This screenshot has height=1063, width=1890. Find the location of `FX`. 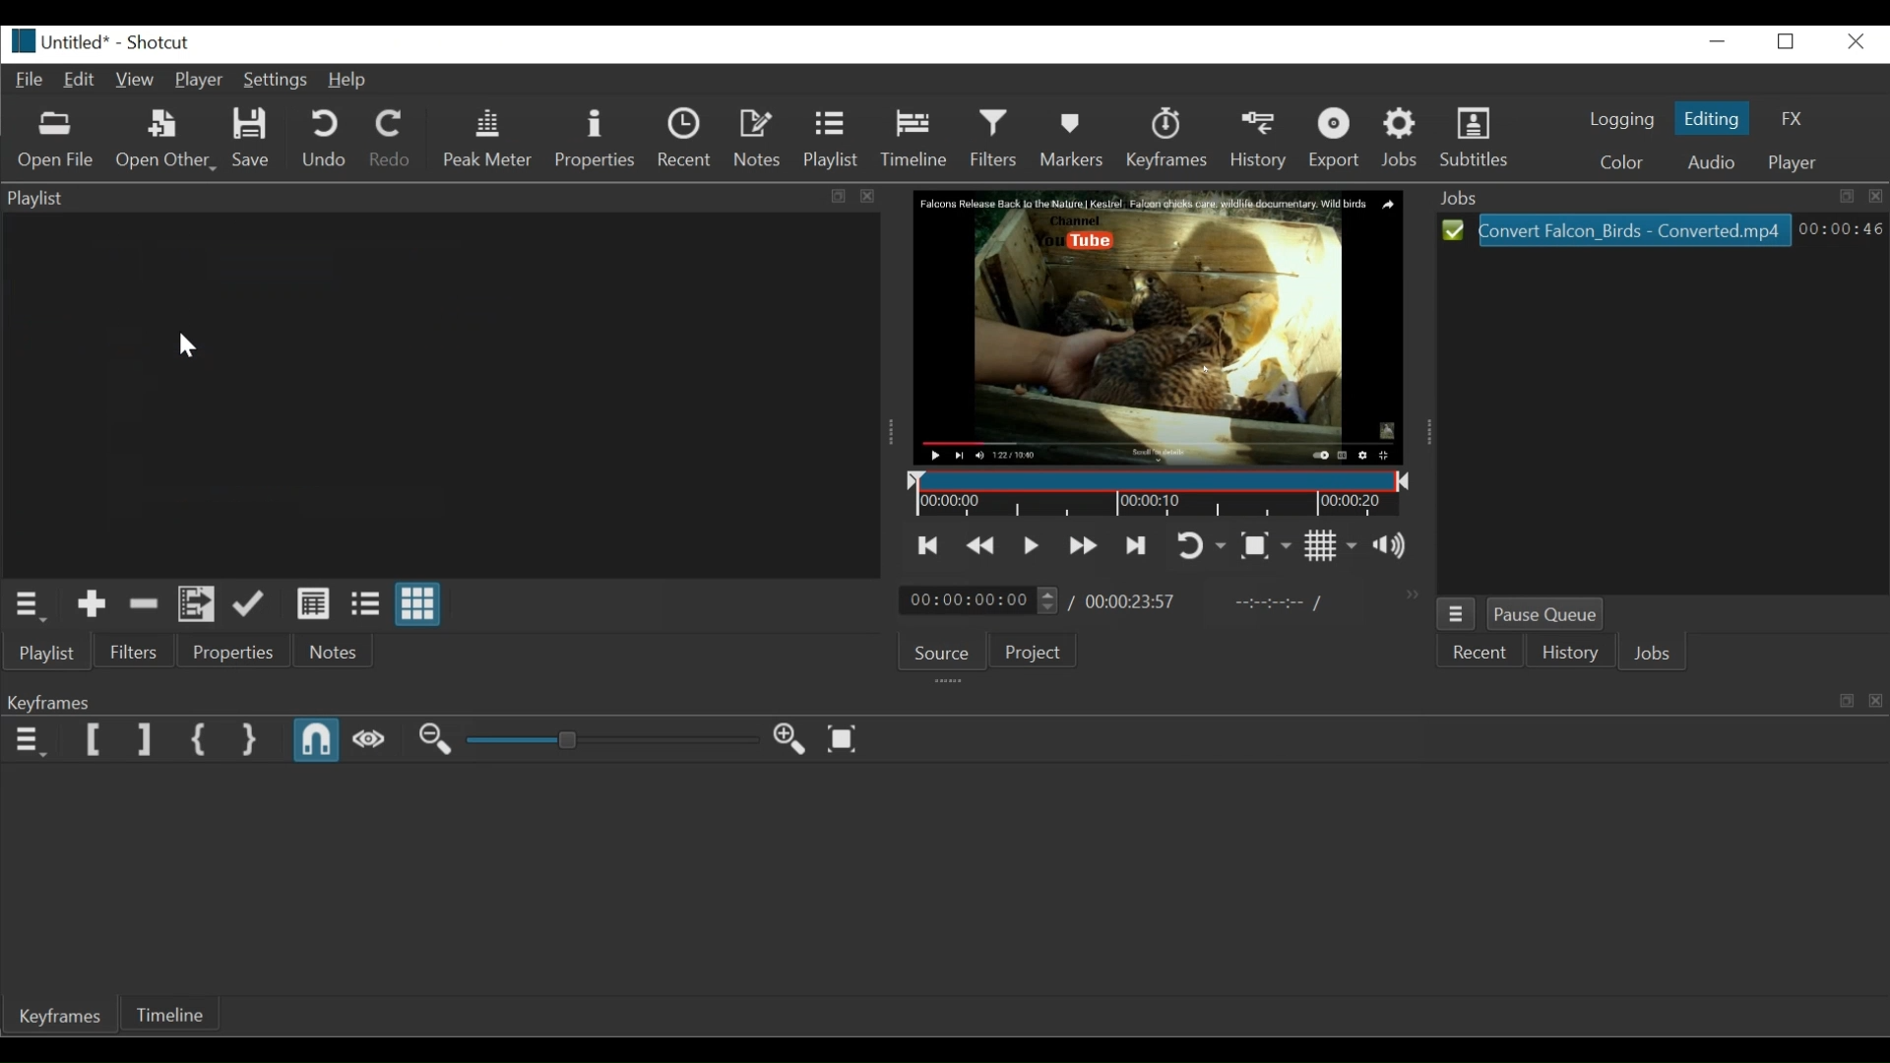

FX is located at coordinates (1787, 119).